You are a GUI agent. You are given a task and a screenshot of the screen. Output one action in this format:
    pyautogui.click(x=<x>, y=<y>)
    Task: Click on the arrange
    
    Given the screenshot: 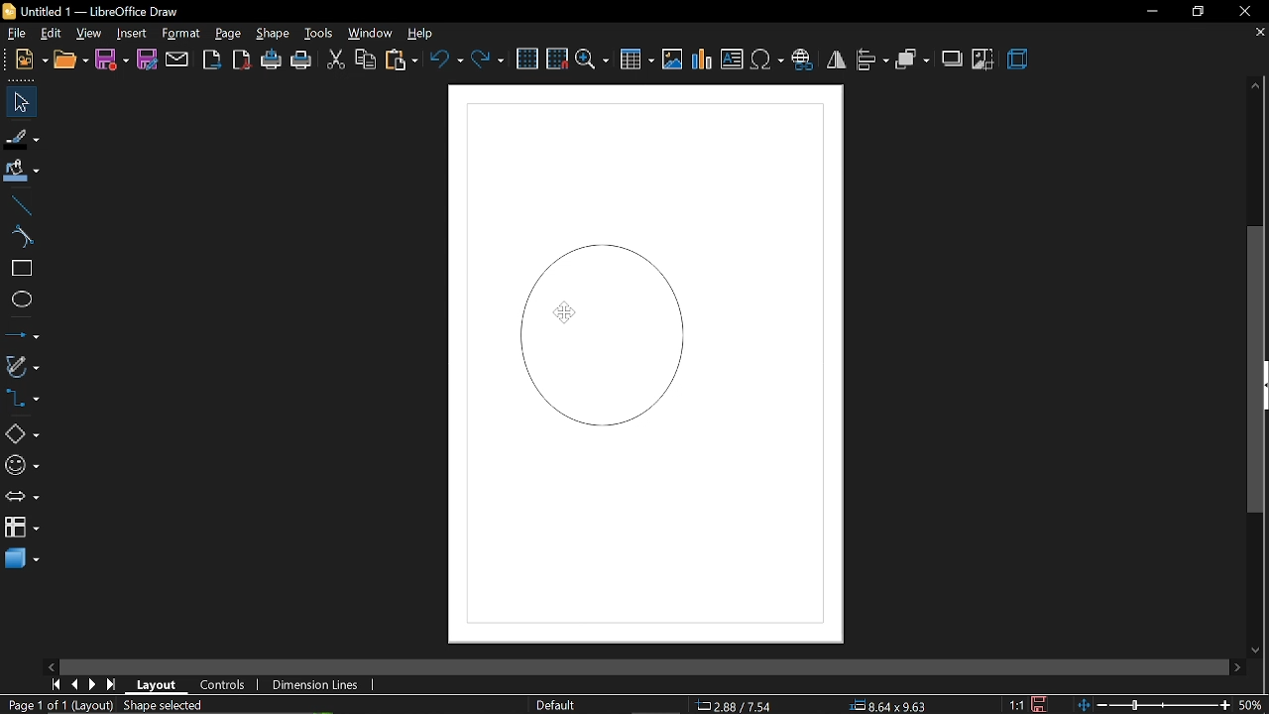 What is the action you would take?
    pyautogui.click(x=913, y=59)
    